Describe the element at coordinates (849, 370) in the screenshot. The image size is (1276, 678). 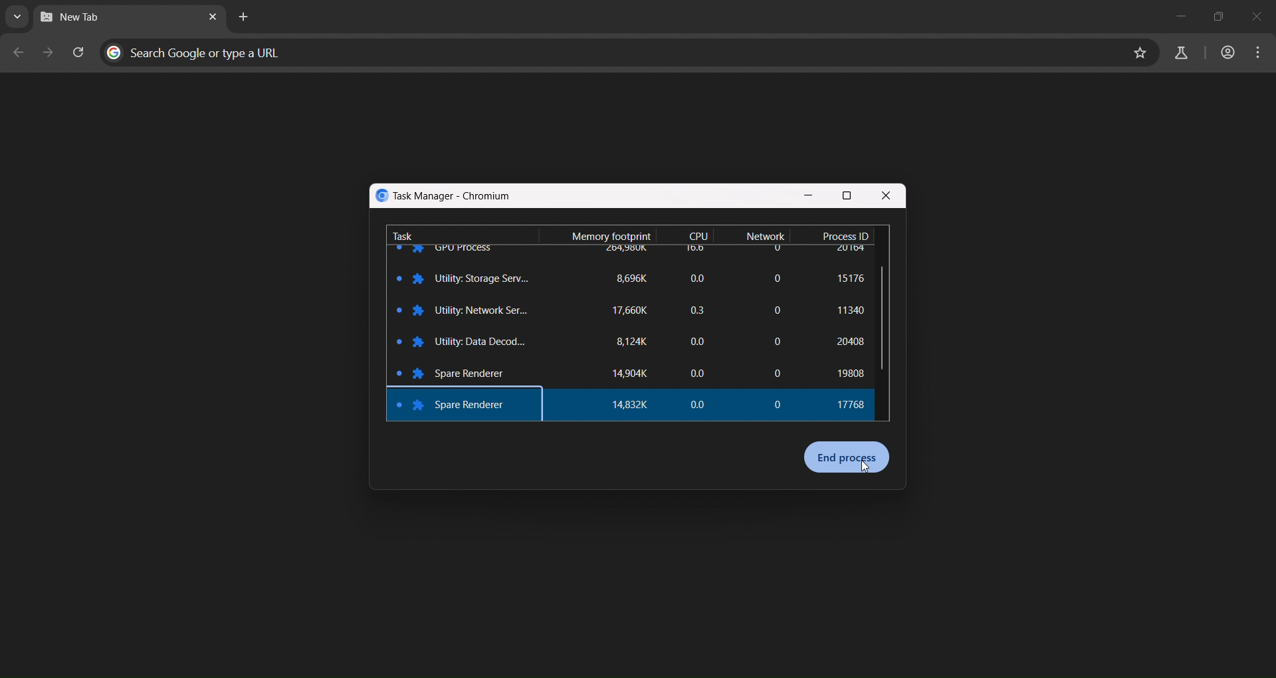
I see `19808` at that location.